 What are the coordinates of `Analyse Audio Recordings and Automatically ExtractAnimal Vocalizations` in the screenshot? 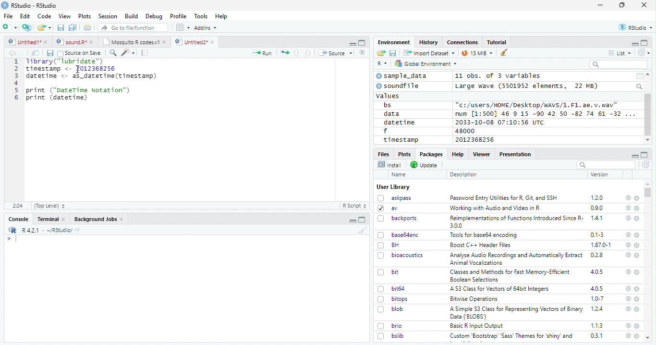 It's located at (514, 259).